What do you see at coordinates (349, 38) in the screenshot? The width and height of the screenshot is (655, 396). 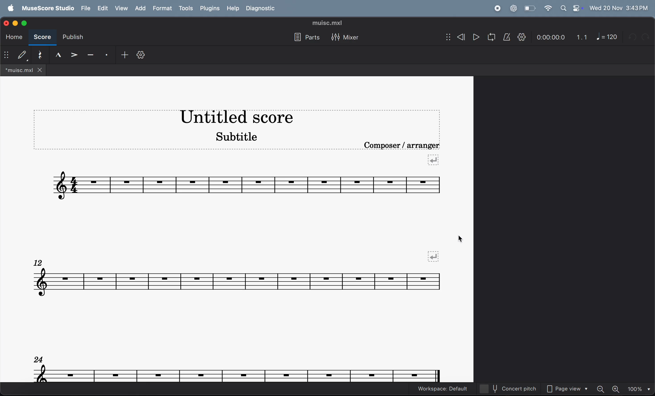 I see `mixer` at bounding box center [349, 38].